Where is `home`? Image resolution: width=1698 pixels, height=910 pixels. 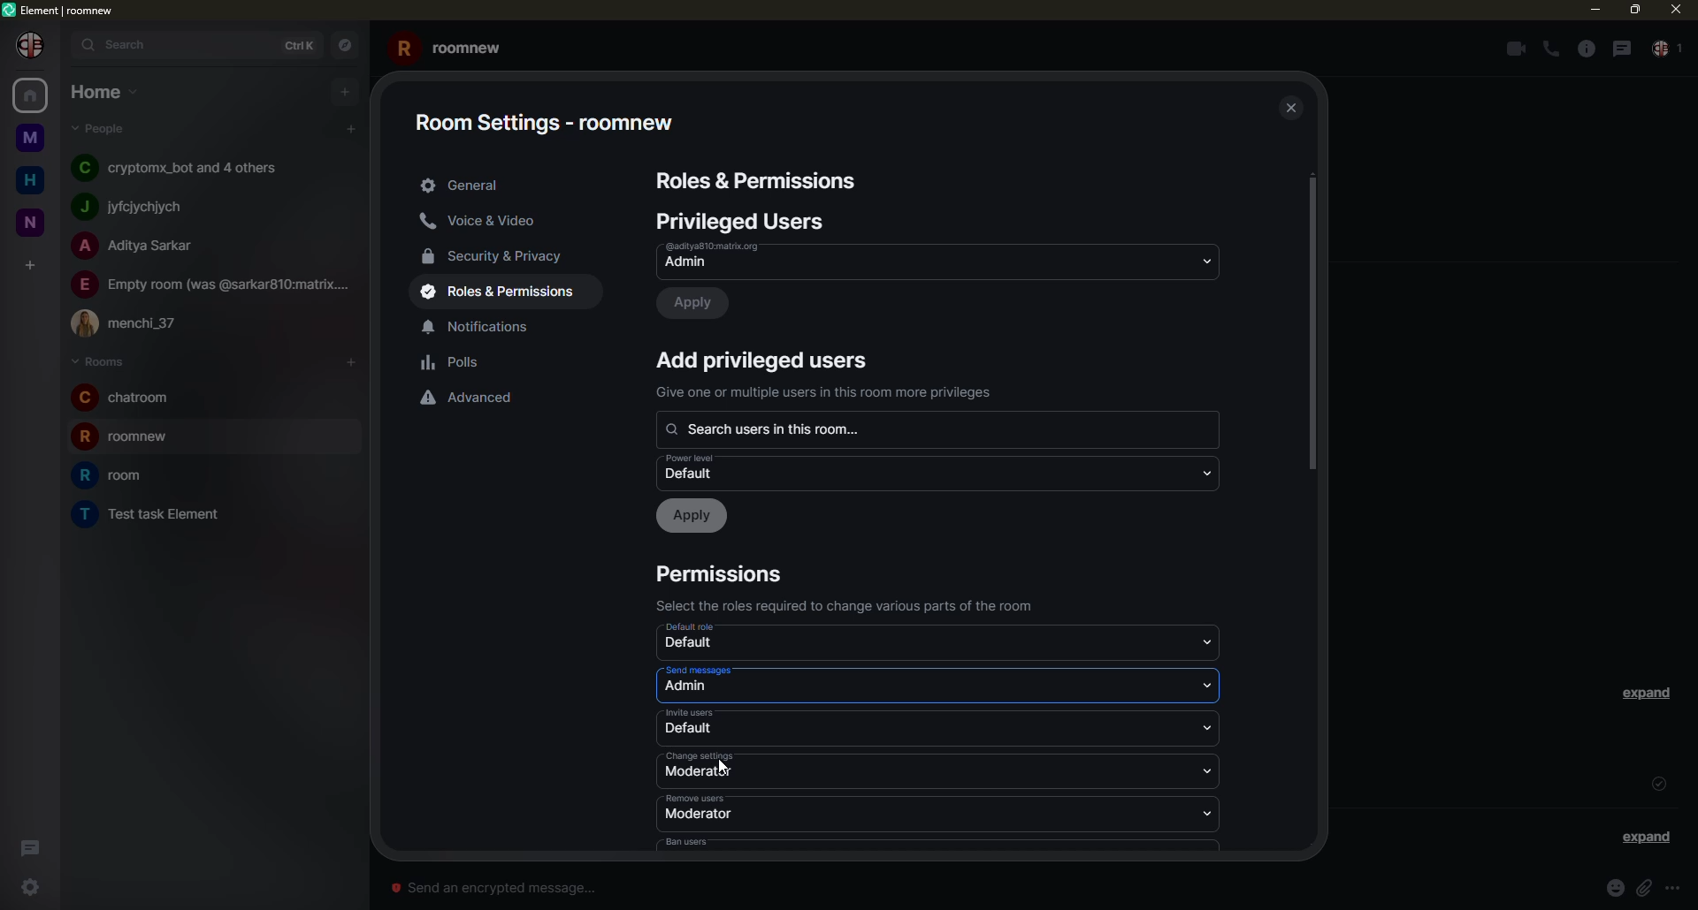
home is located at coordinates (30, 180).